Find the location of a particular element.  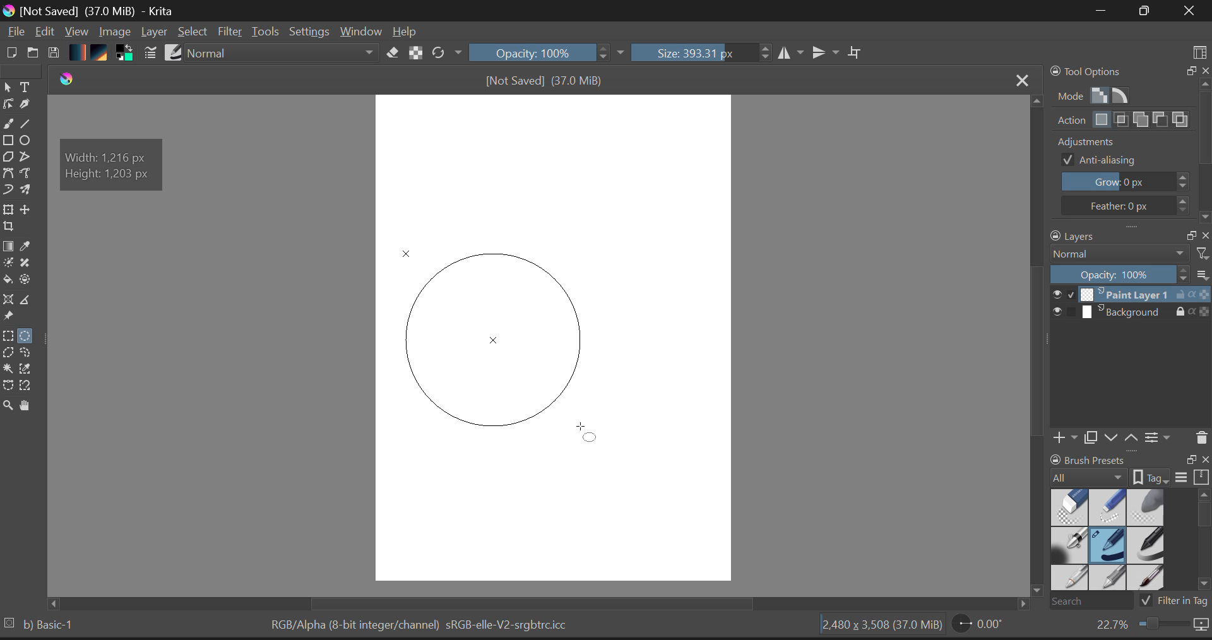

Pattern is located at coordinates (102, 54).